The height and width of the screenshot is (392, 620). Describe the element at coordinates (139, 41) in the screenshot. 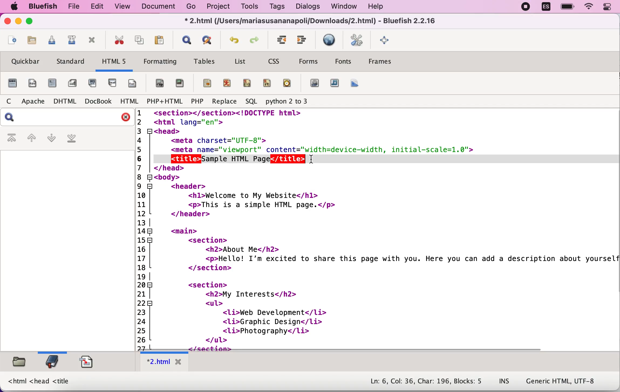

I see `copy` at that location.